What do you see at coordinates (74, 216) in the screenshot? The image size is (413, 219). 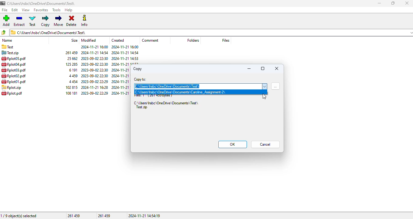 I see `261 459` at bounding box center [74, 216].